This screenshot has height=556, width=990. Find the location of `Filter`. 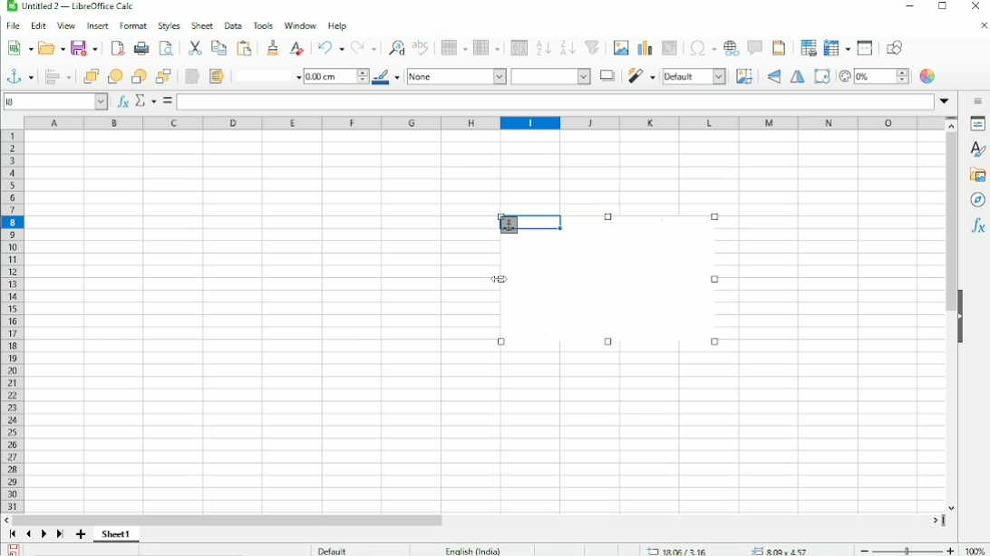

Filter is located at coordinates (641, 76).